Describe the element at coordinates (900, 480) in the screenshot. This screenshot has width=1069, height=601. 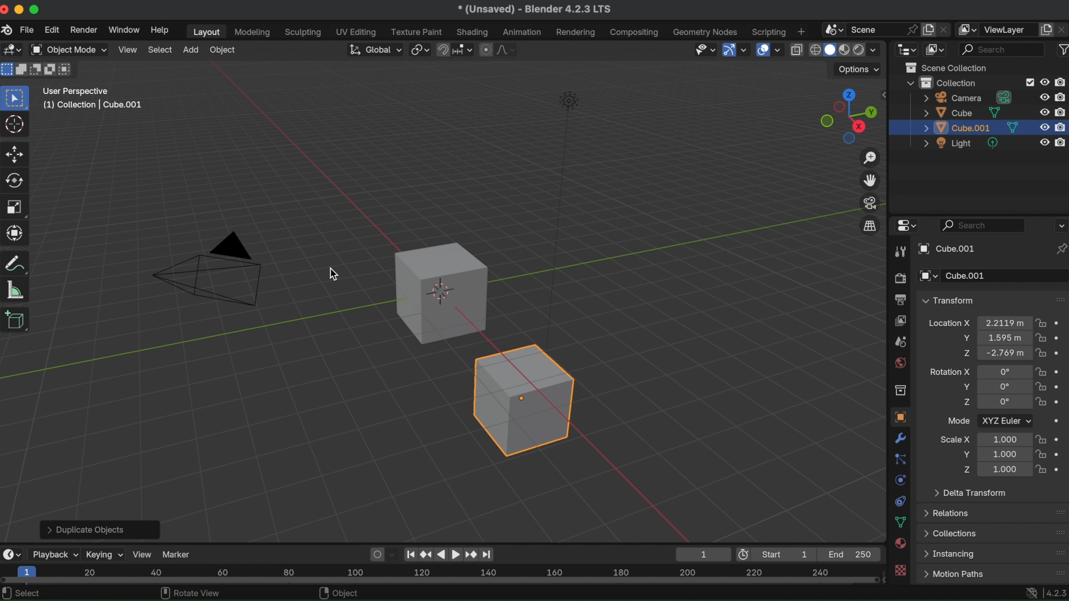
I see `physics` at that location.